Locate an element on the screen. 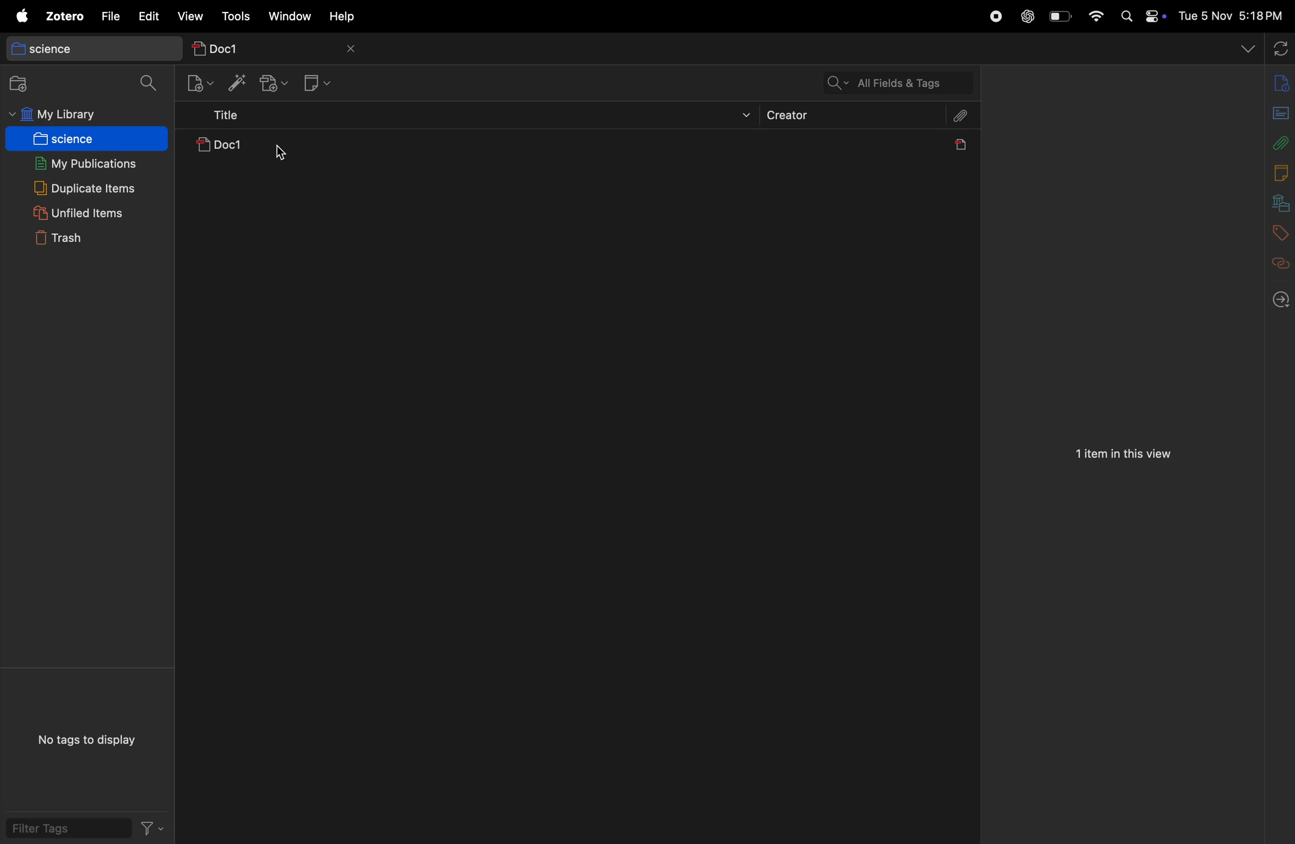 This screenshot has height=844, width=1295. new document is located at coordinates (1275, 111).